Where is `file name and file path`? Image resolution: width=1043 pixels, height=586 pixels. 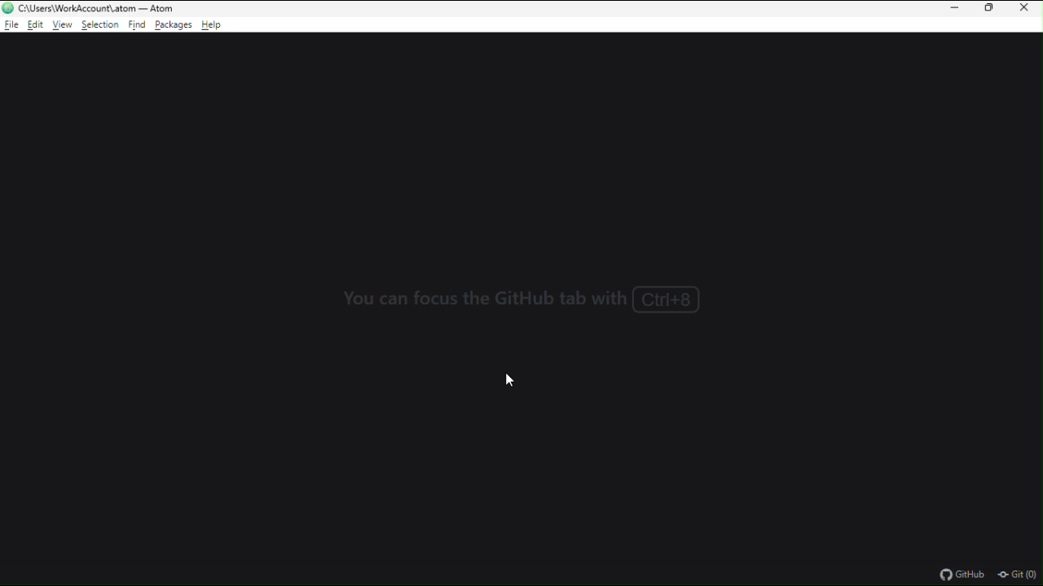
file name and file path is located at coordinates (97, 8).